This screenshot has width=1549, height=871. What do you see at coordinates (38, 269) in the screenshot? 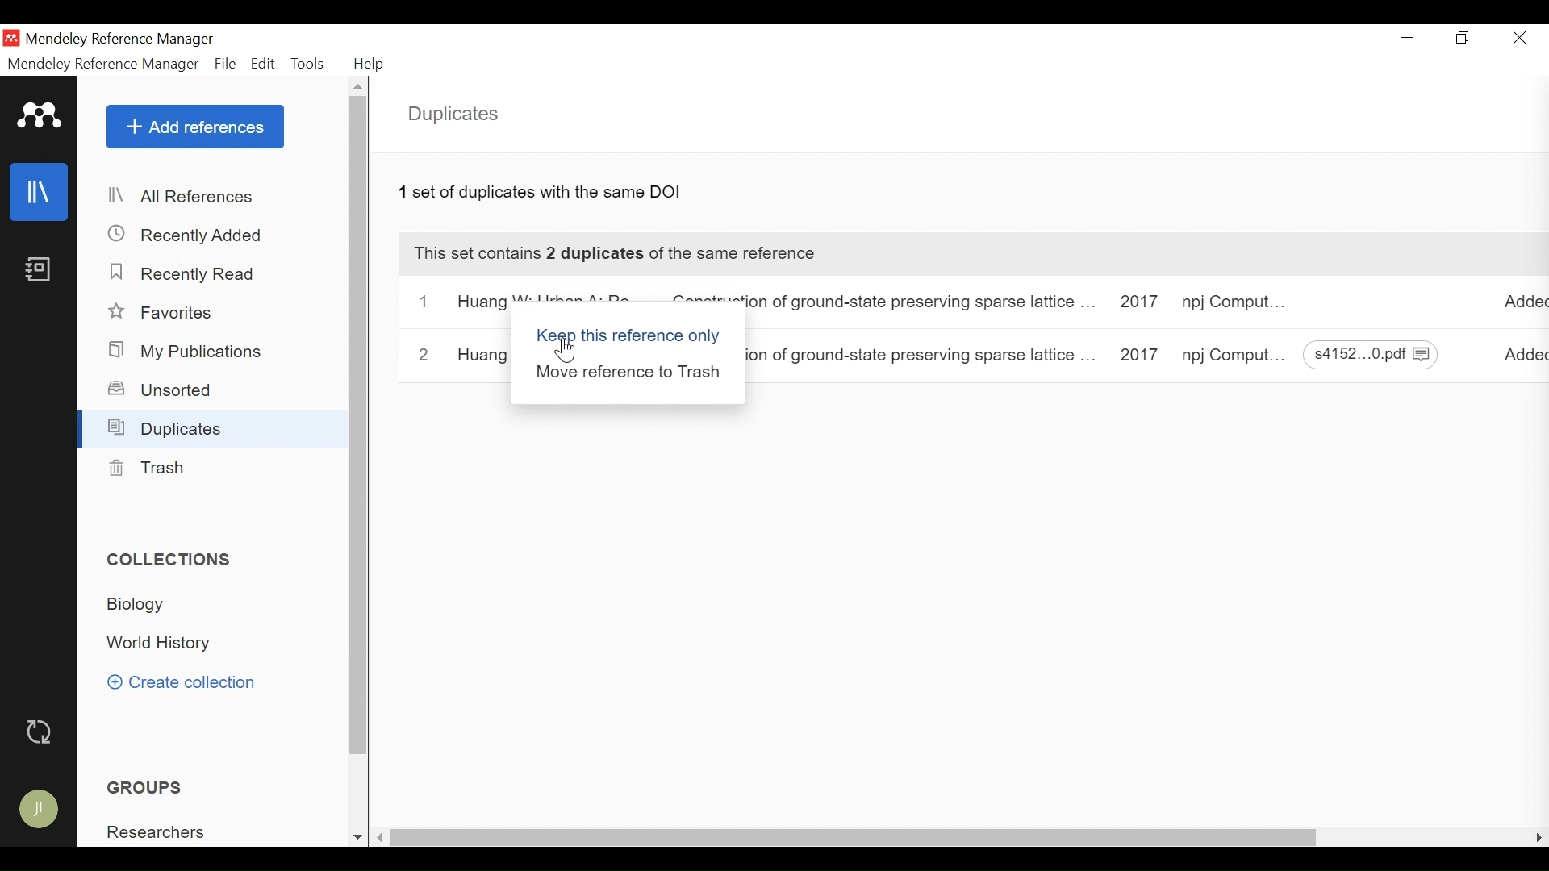
I see `Notebook` at bounding box center [38, 269].